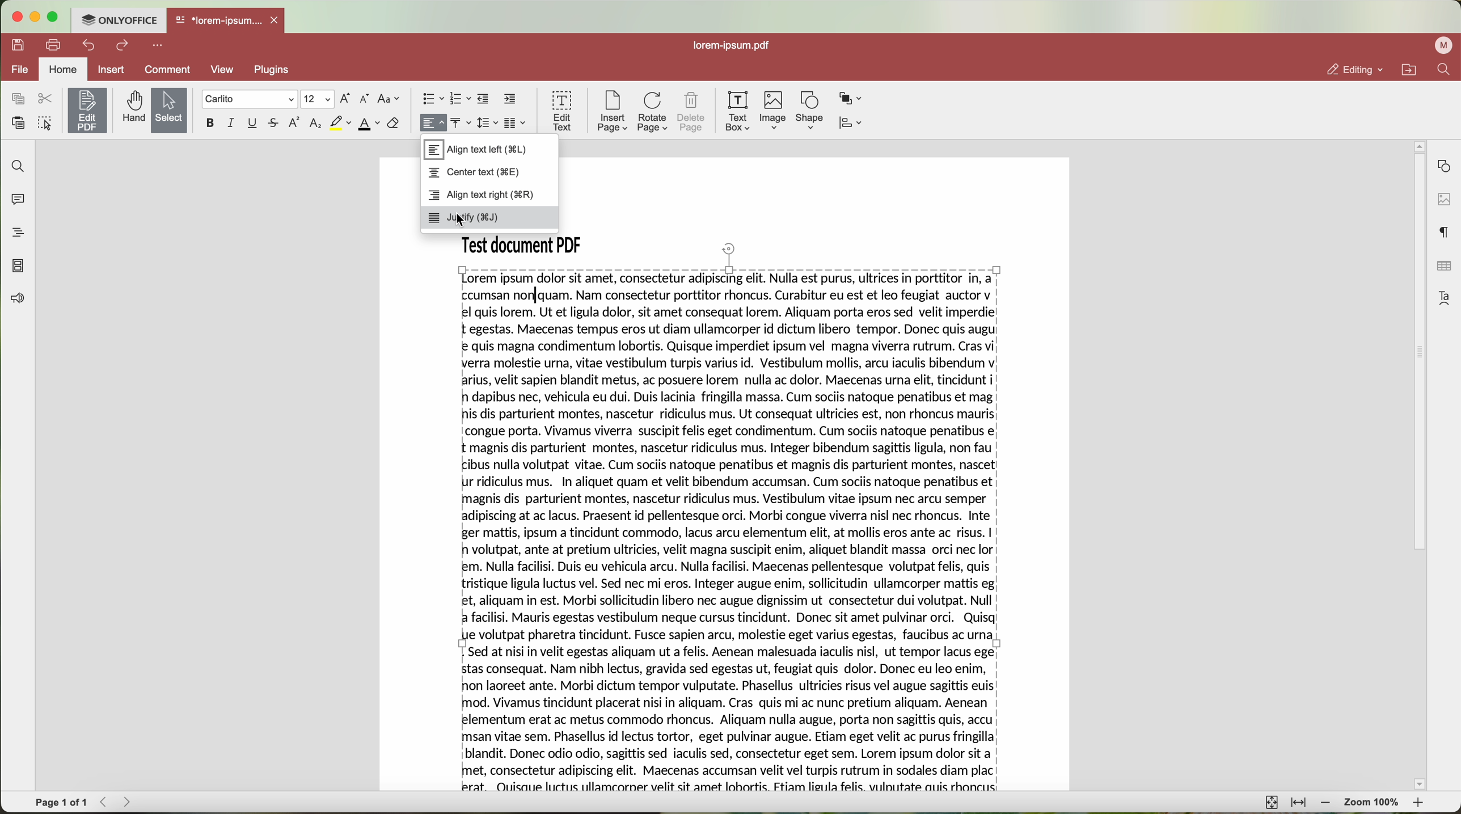 This screenshot has width=1461, height=814. I want to click on italic, so click(231, 124).